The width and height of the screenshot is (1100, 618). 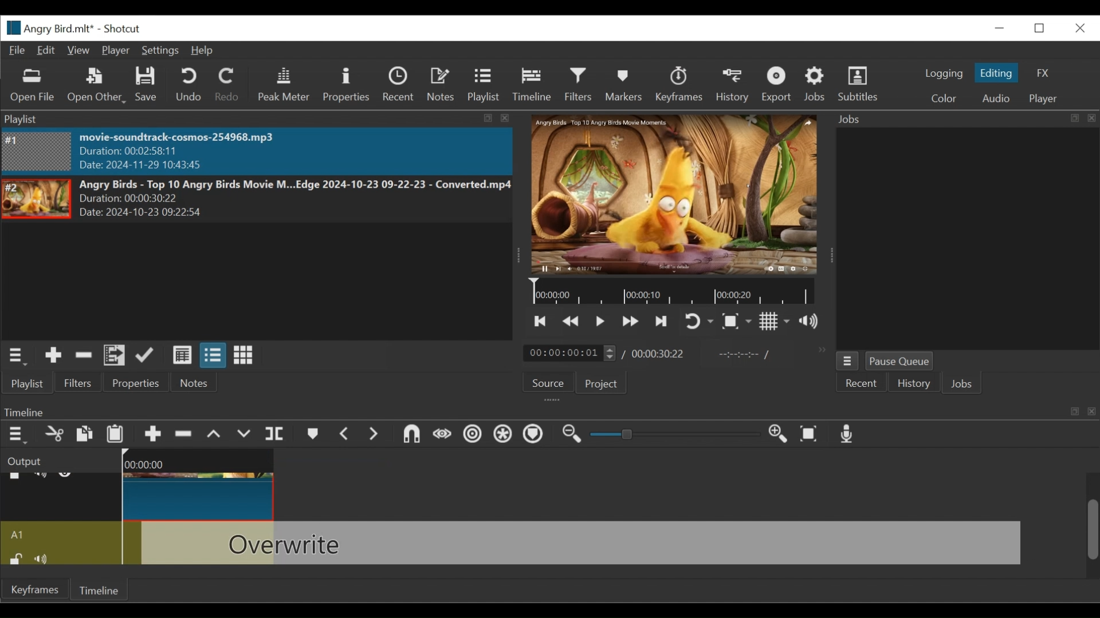 What do you see at coordinates (311, 435) in the screenshot?
I see `Markers` at bounding box center [311, 435].